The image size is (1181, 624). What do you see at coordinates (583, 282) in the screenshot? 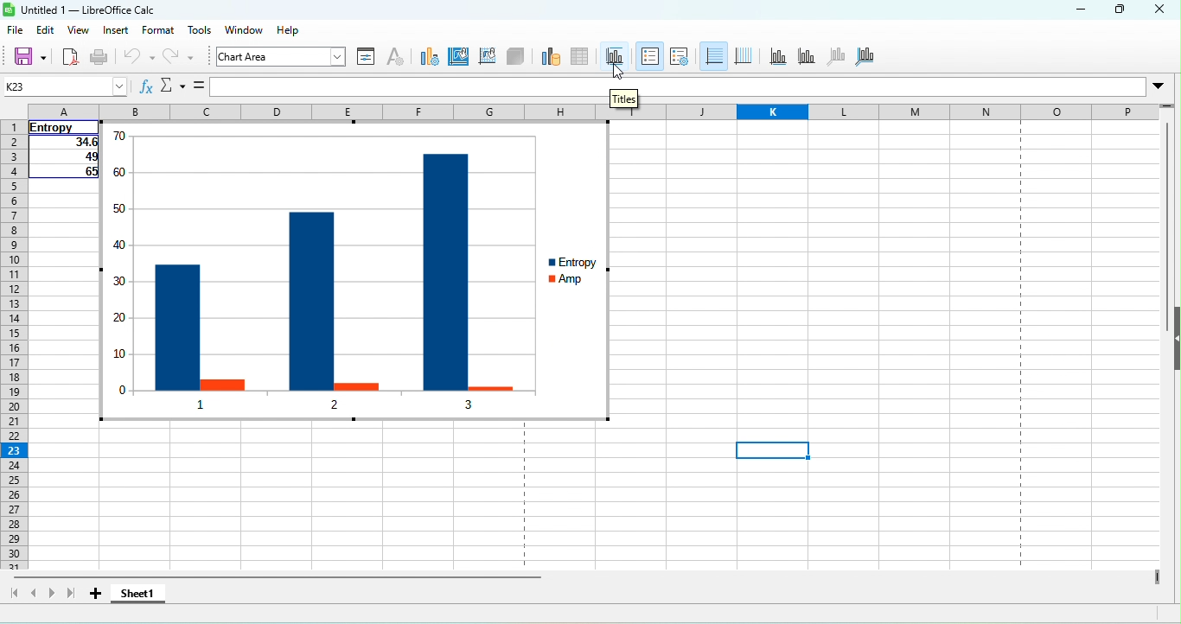
I see `amp` at bounding box center [583, 282].